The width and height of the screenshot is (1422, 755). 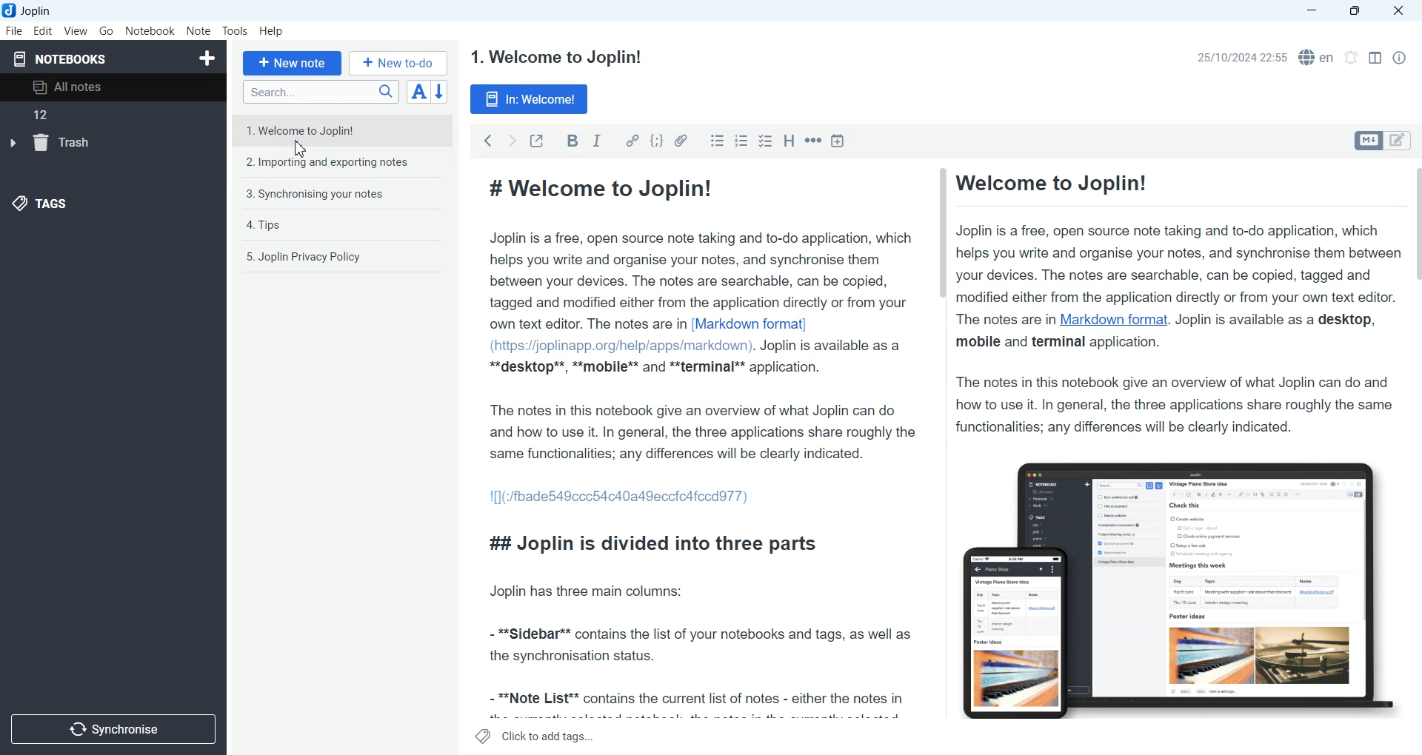 What do you see at coordinates (304, 148) in the screenshot?
I see `Cursor` at bounding box center [304, 148].